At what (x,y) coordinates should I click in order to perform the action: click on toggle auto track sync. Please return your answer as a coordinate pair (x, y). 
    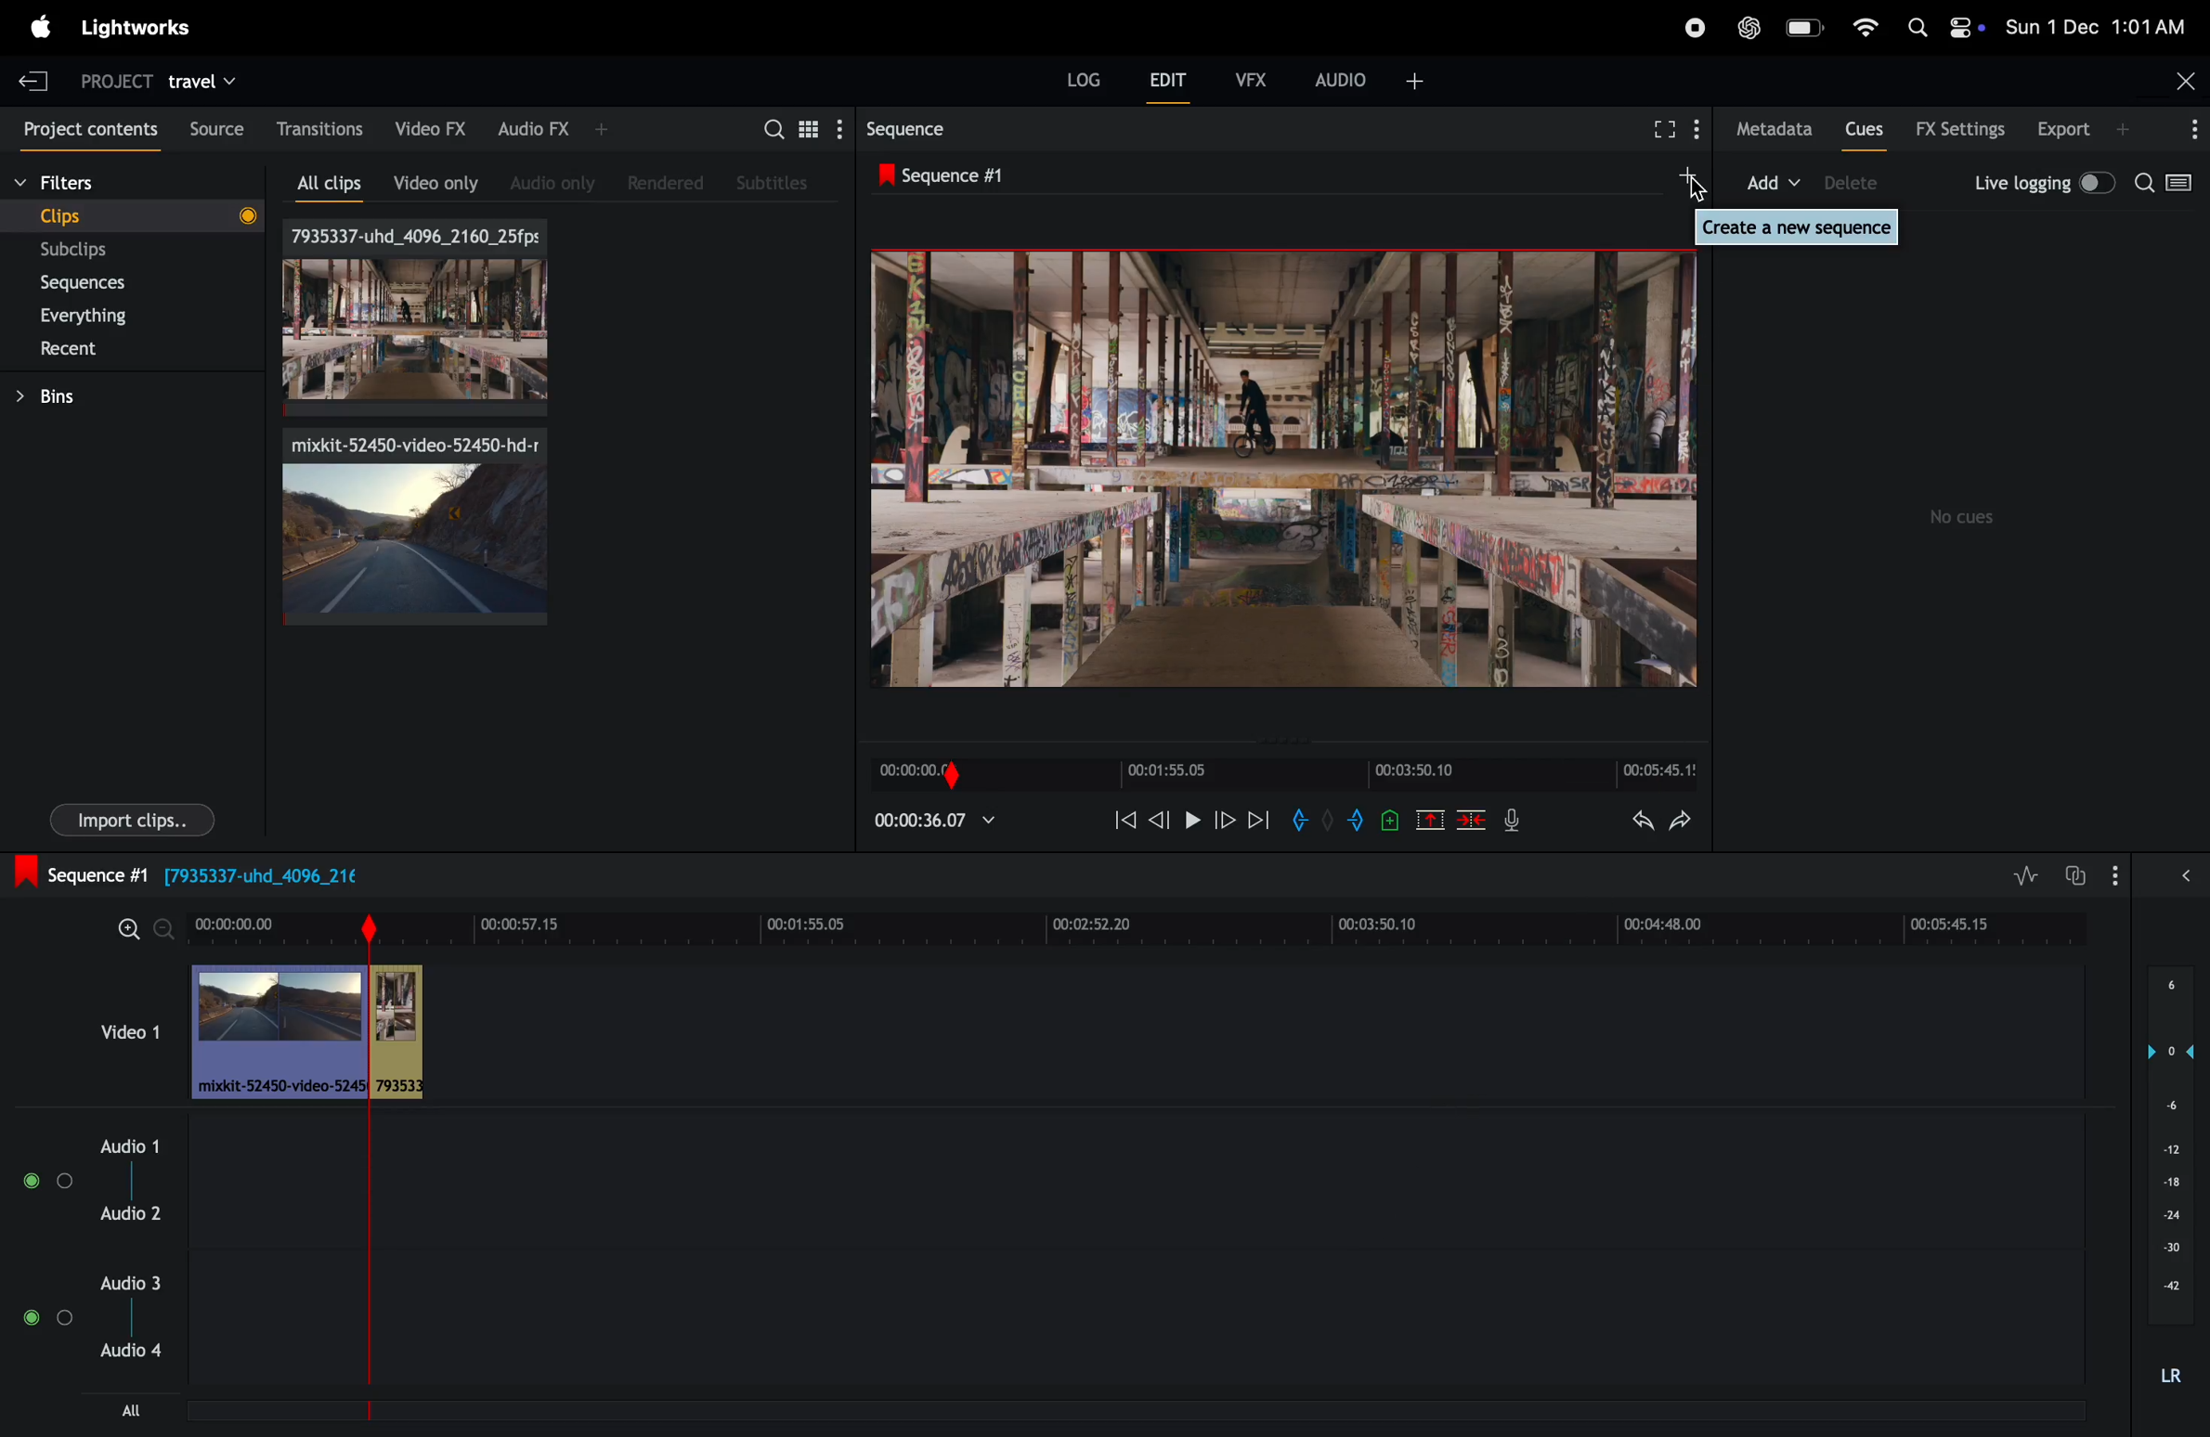
    Looking at the image, I should click on (2076, 874).